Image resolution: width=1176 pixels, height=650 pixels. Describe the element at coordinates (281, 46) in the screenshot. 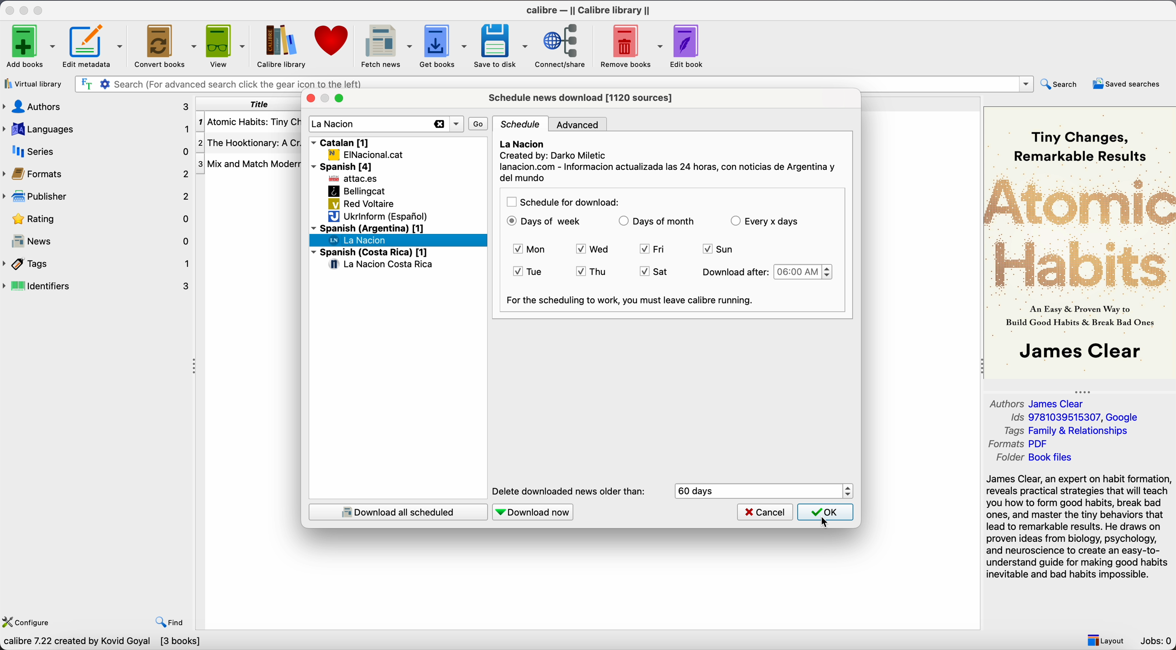

I see `Calibre library` at that location.